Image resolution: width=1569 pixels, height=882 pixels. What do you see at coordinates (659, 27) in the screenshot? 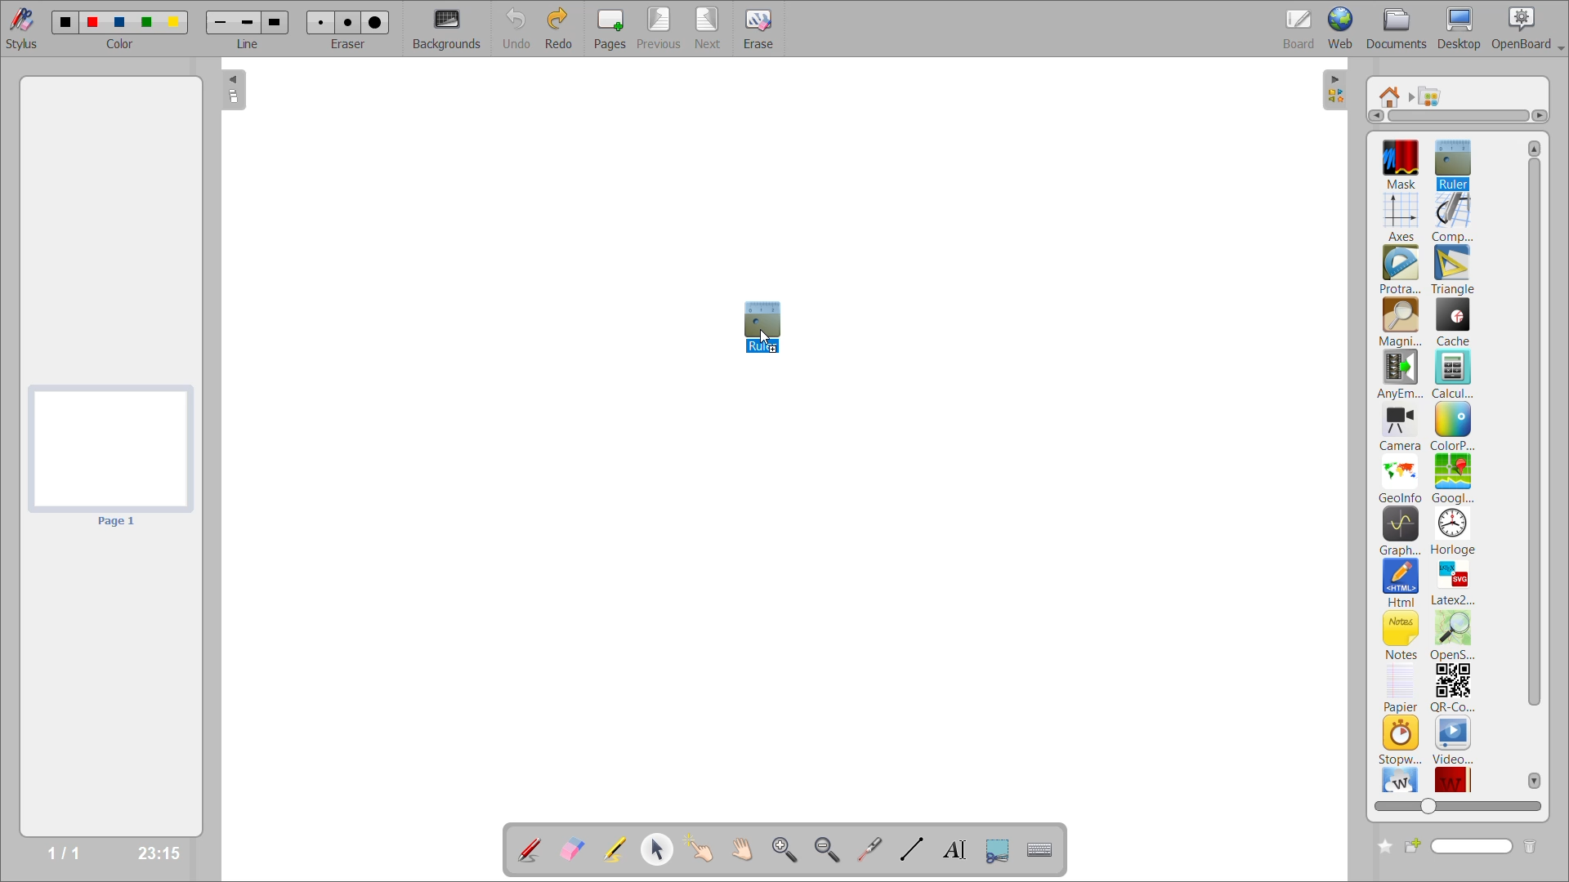
I see `previous` at bounding box center [659, 27].